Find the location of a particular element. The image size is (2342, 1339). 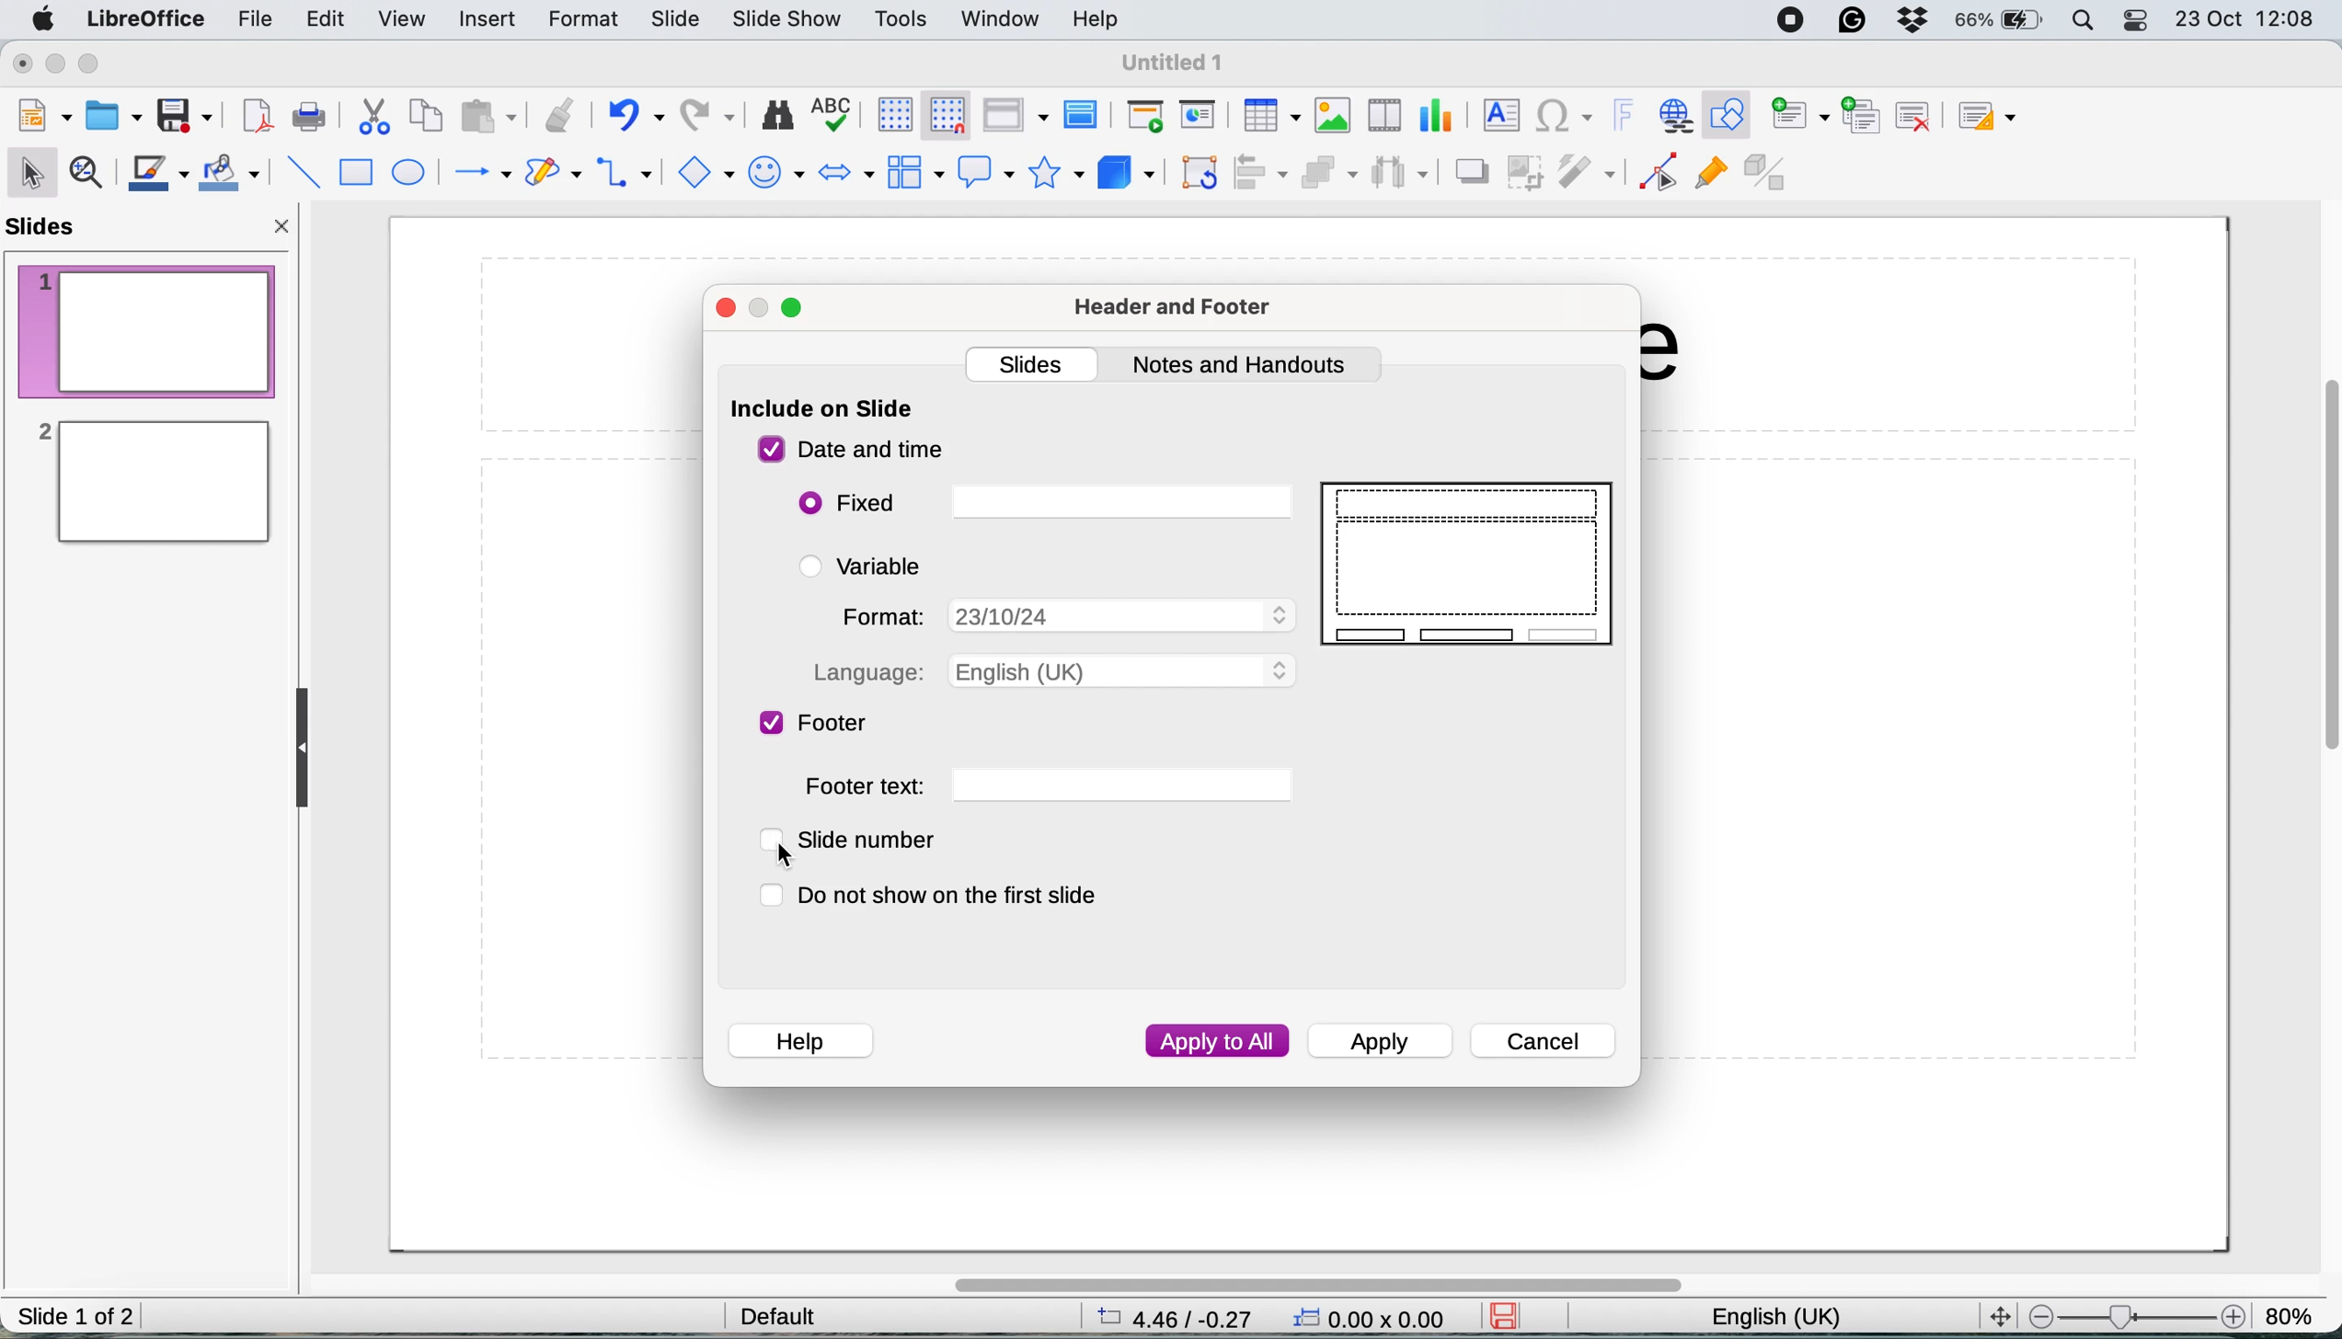

grammarly is located at coordinates (1855, 22).